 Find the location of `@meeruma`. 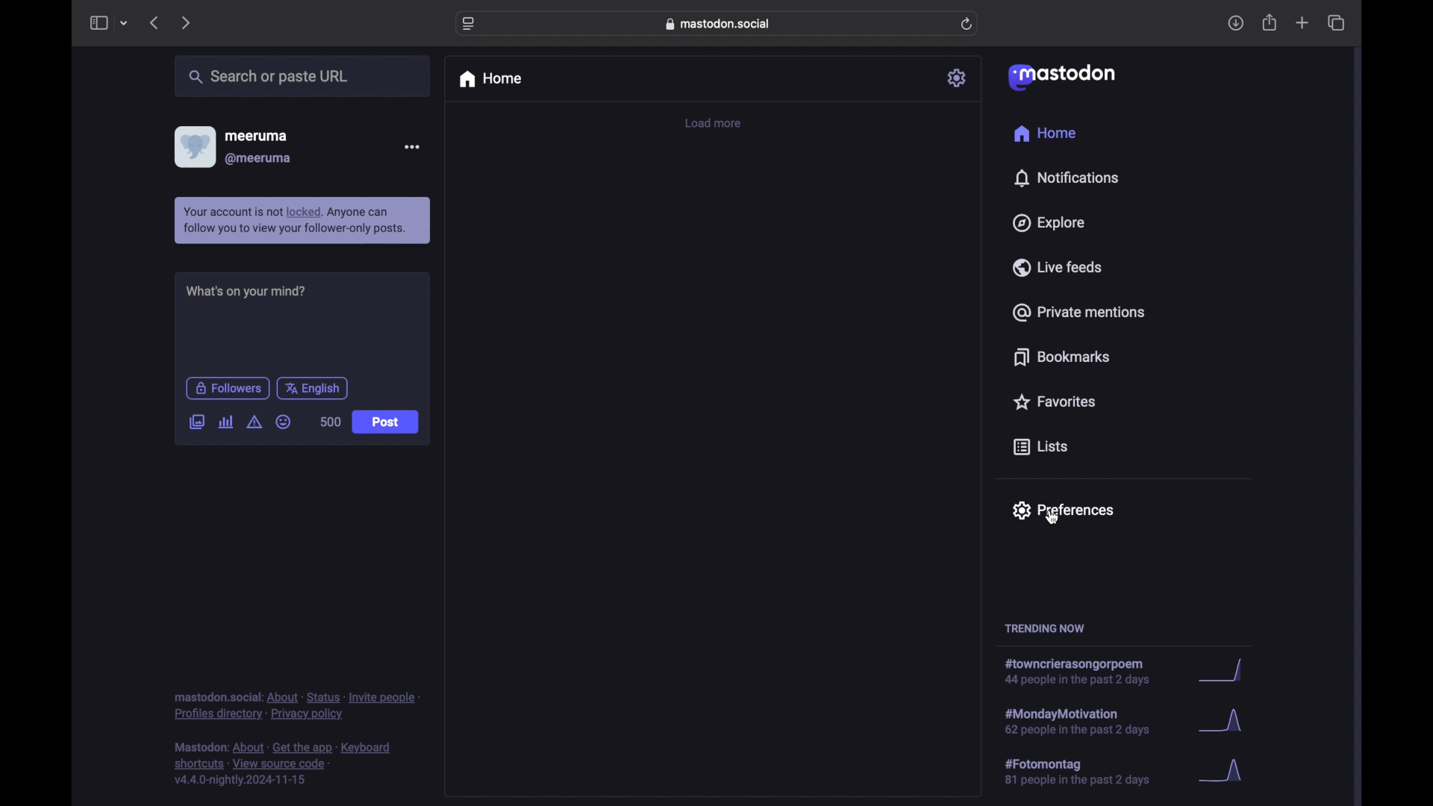

@meeruma is located at coordinates (259, 158).